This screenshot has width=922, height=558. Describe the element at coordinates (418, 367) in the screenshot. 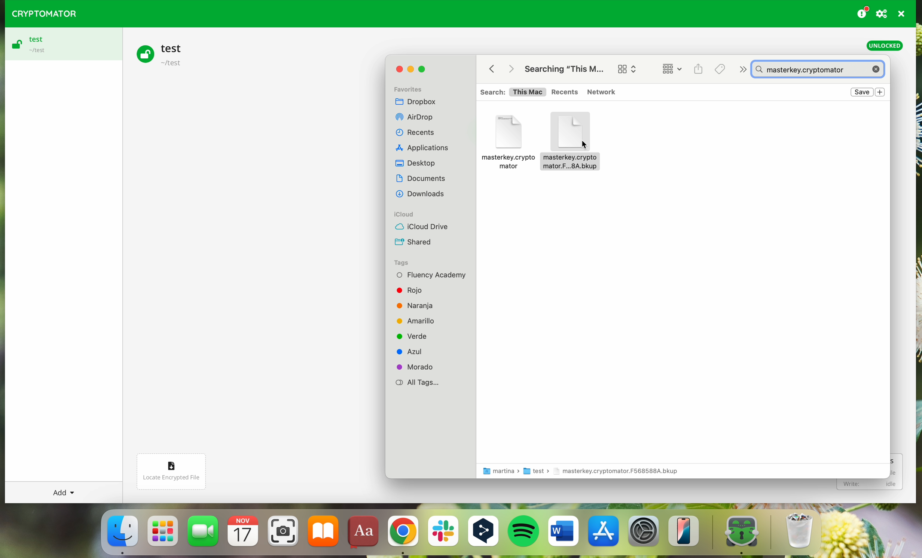

I see `Morado` at that location.